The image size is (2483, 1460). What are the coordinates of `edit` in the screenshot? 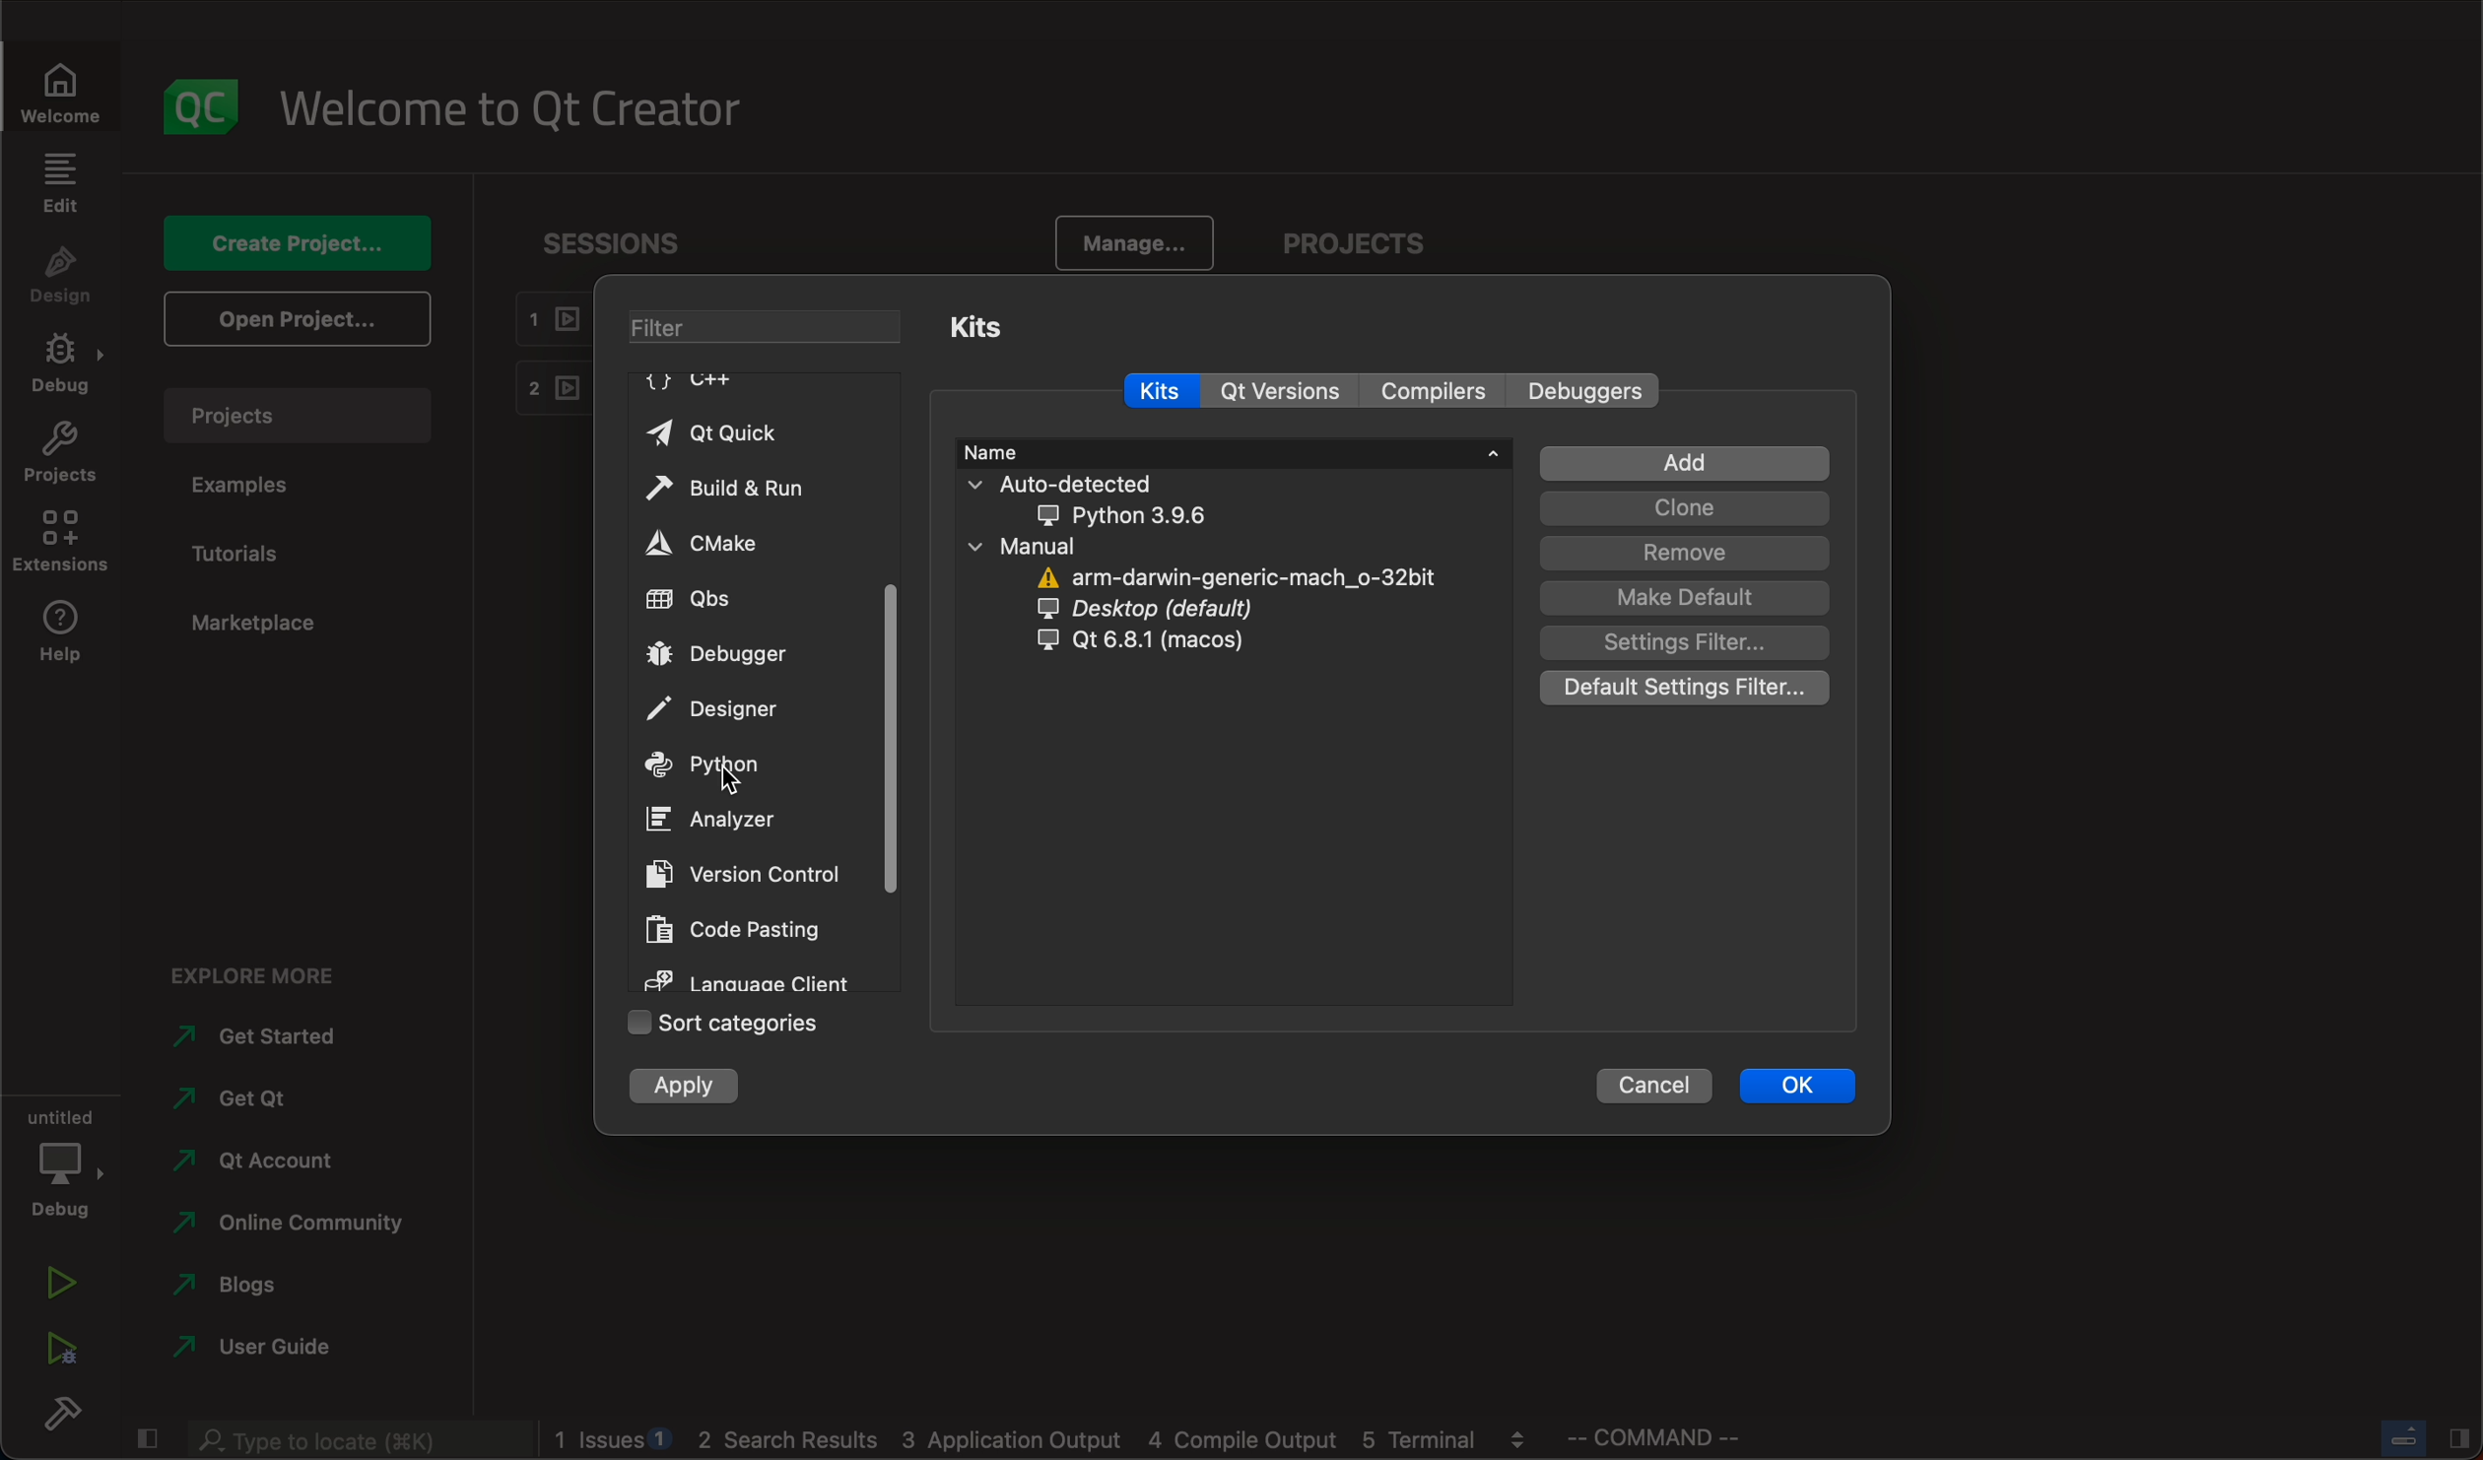 It's located at (58, 184).